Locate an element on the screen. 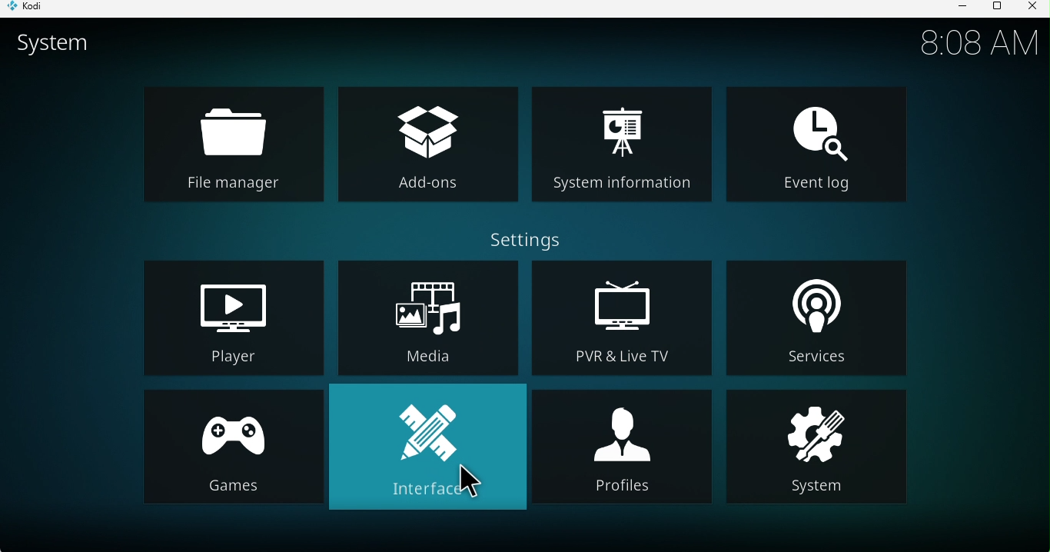  December is located at coordinates (622, 316).